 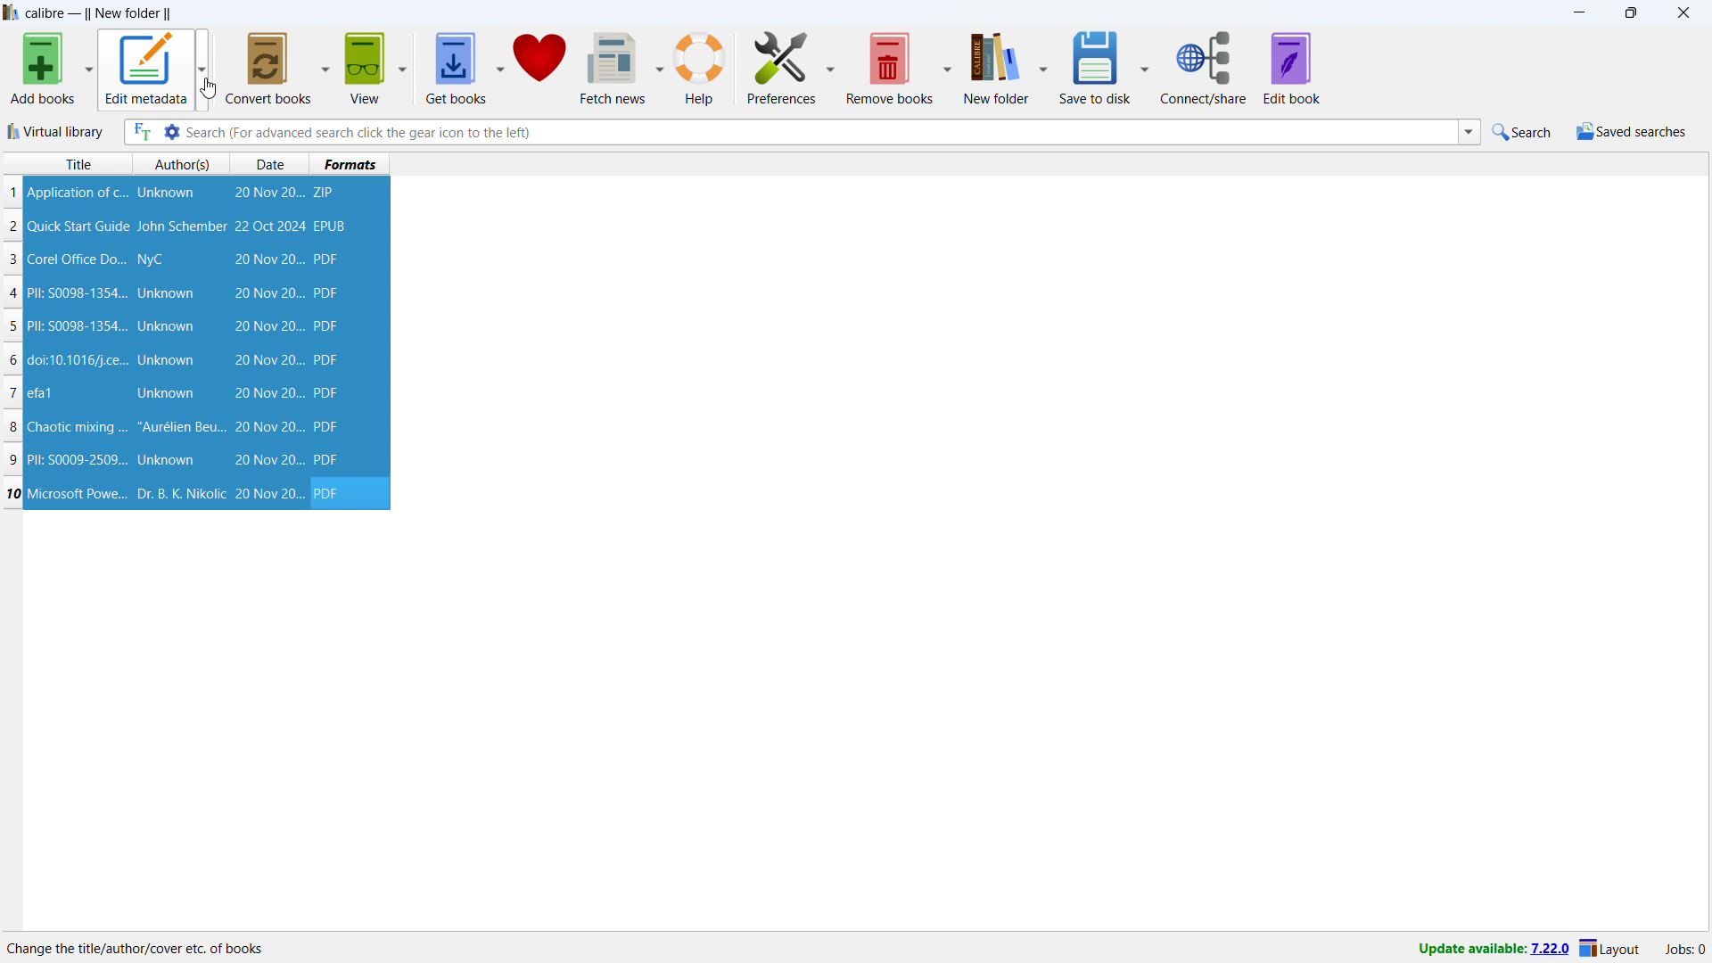 What do you see at coordinates (1686, 951) in the screenshot?
I see `active jobs` at bounding box center [1686, 951].